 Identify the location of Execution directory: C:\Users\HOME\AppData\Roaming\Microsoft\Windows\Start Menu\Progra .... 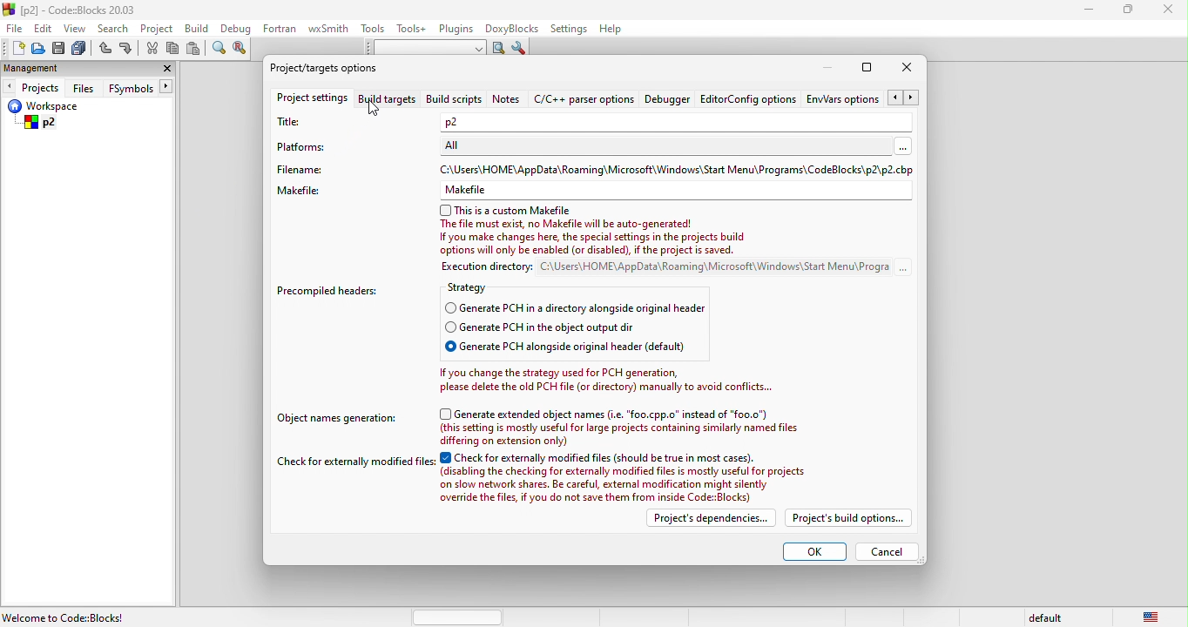
(659, 268).